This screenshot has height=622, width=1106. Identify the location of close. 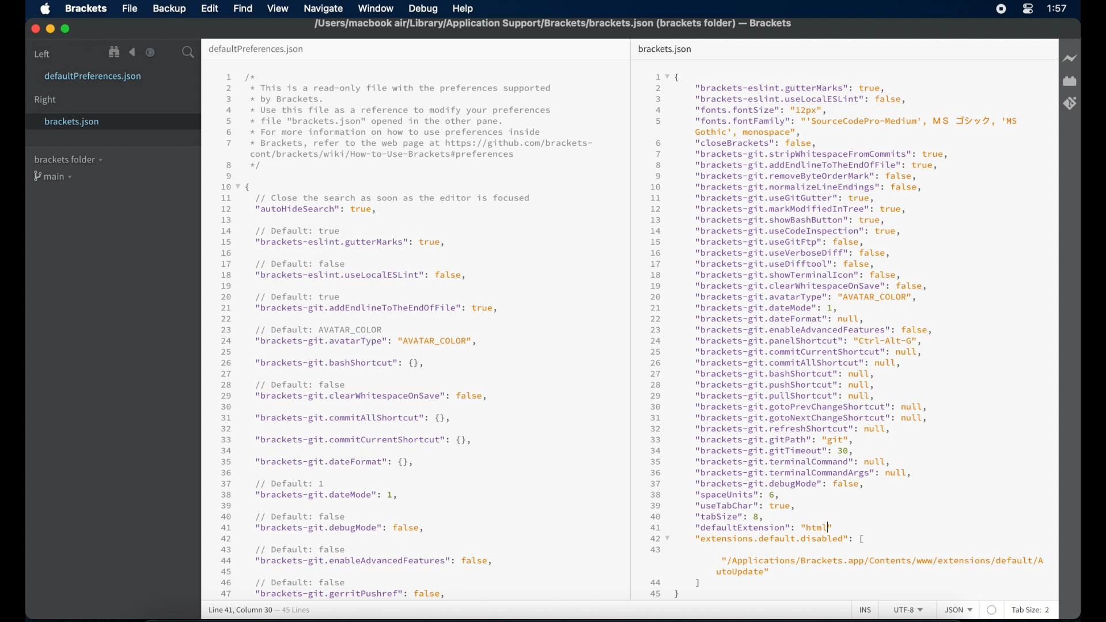
(34, 28).